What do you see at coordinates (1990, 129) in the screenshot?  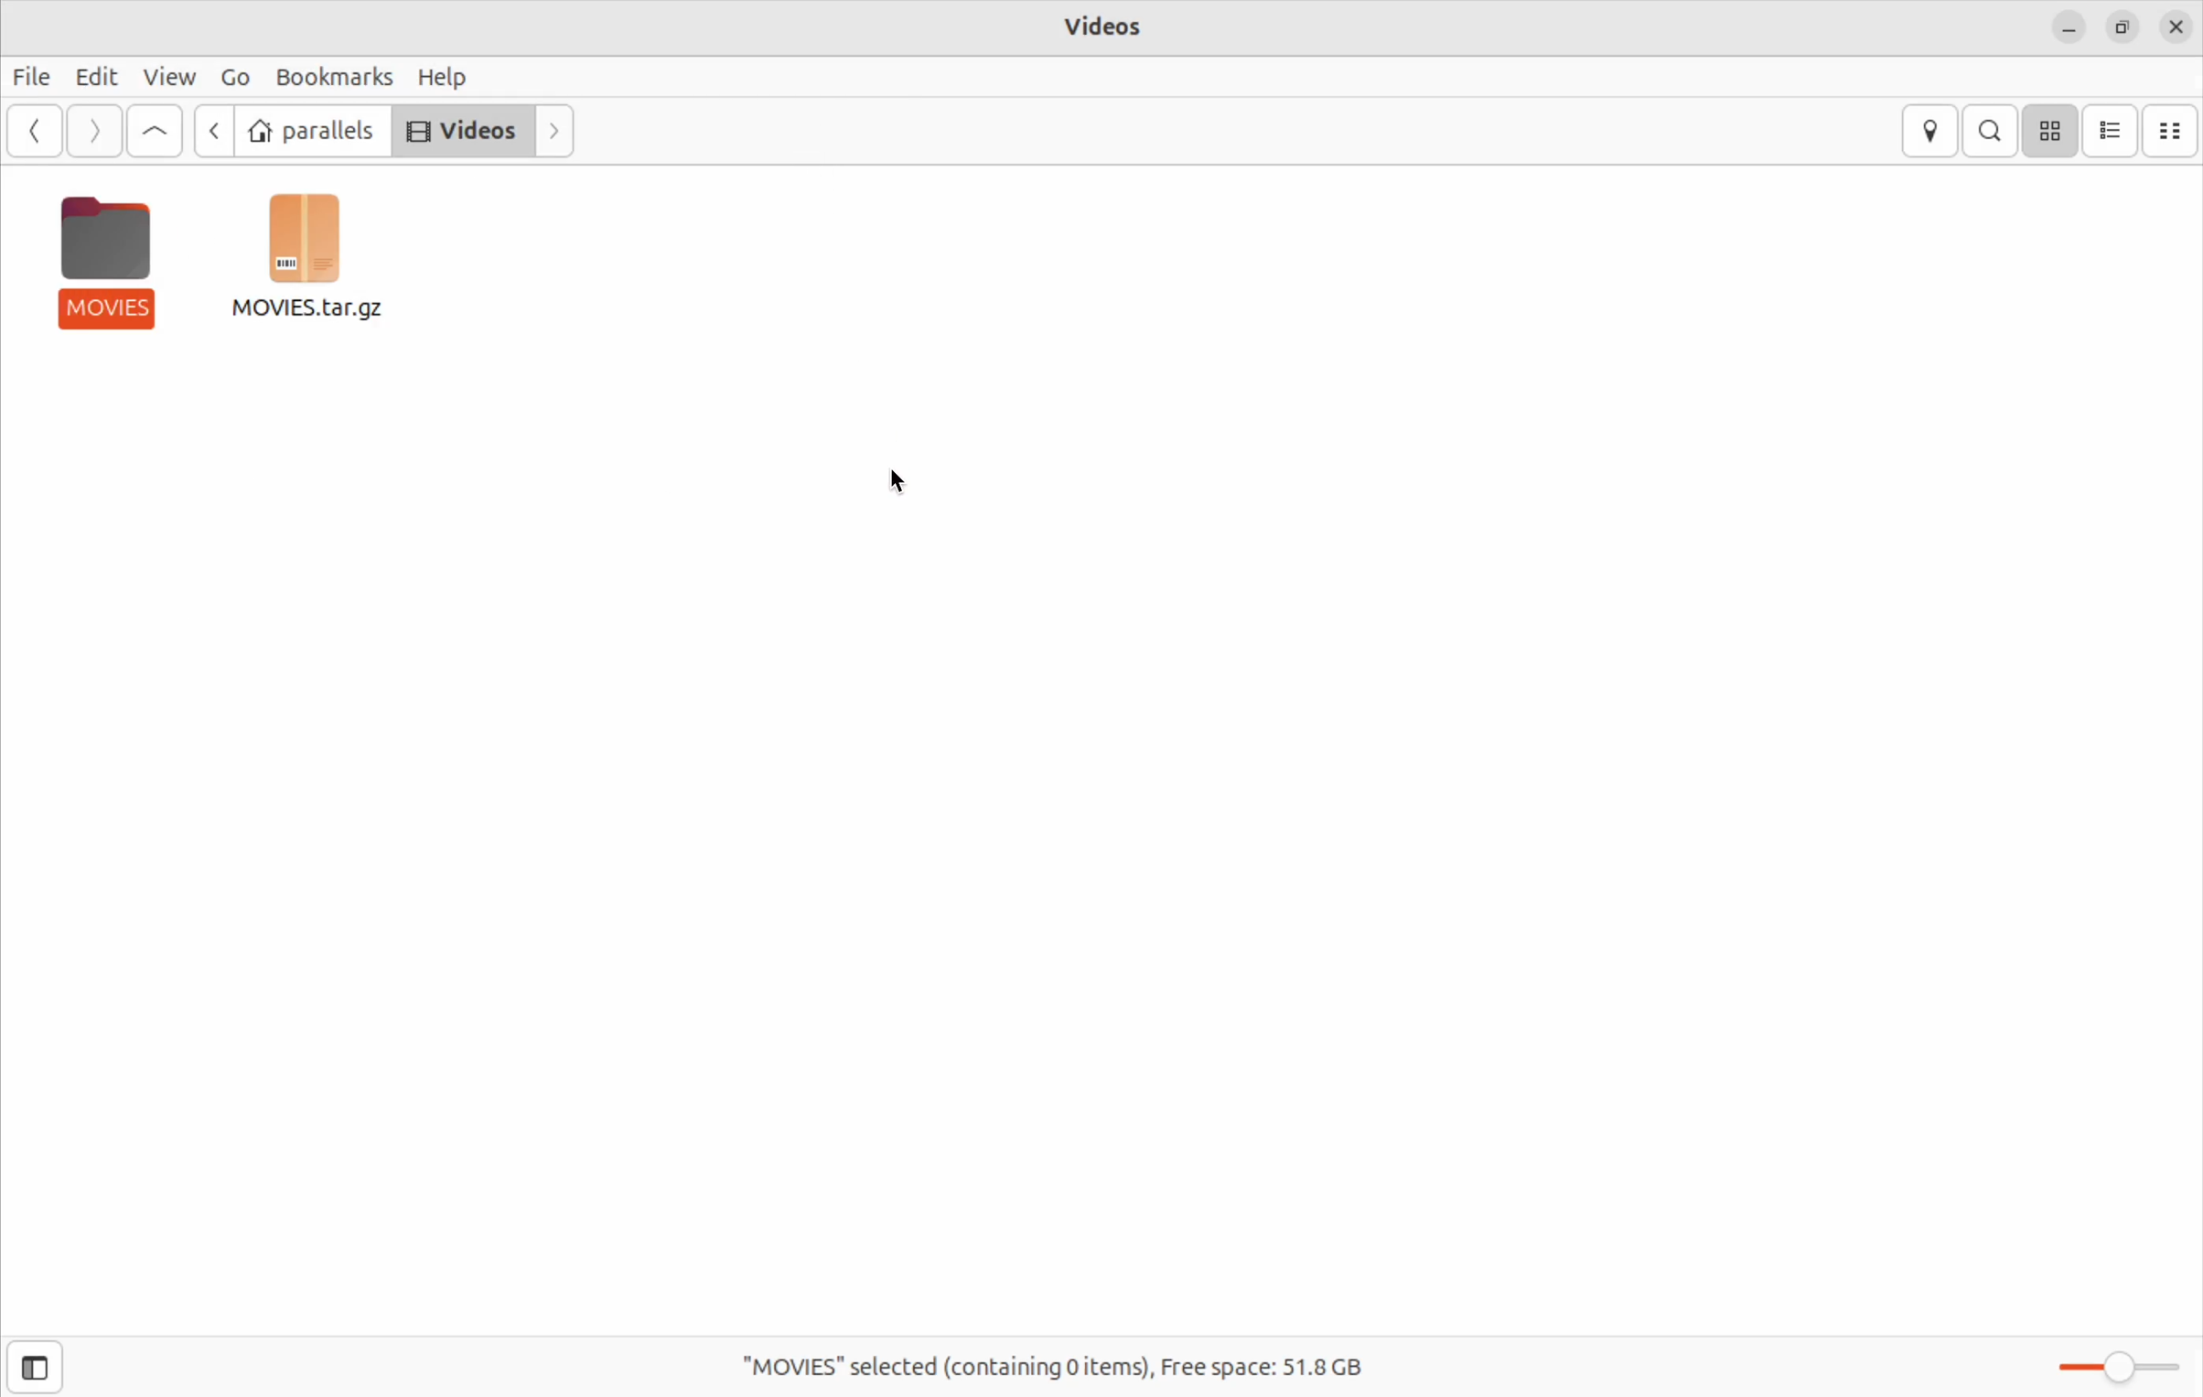 I see `search` at bounding box center [1990, 129].